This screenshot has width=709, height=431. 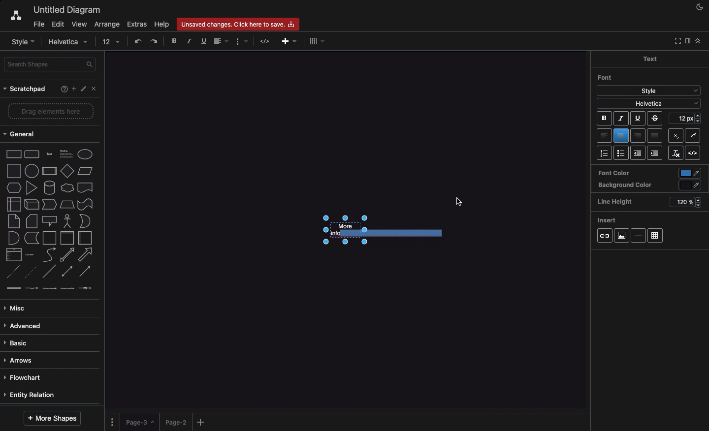 What do you see at coordinates (66, 271) in the screenshot?
I see `bidirectional connector ` at bounding box center [66, 271].